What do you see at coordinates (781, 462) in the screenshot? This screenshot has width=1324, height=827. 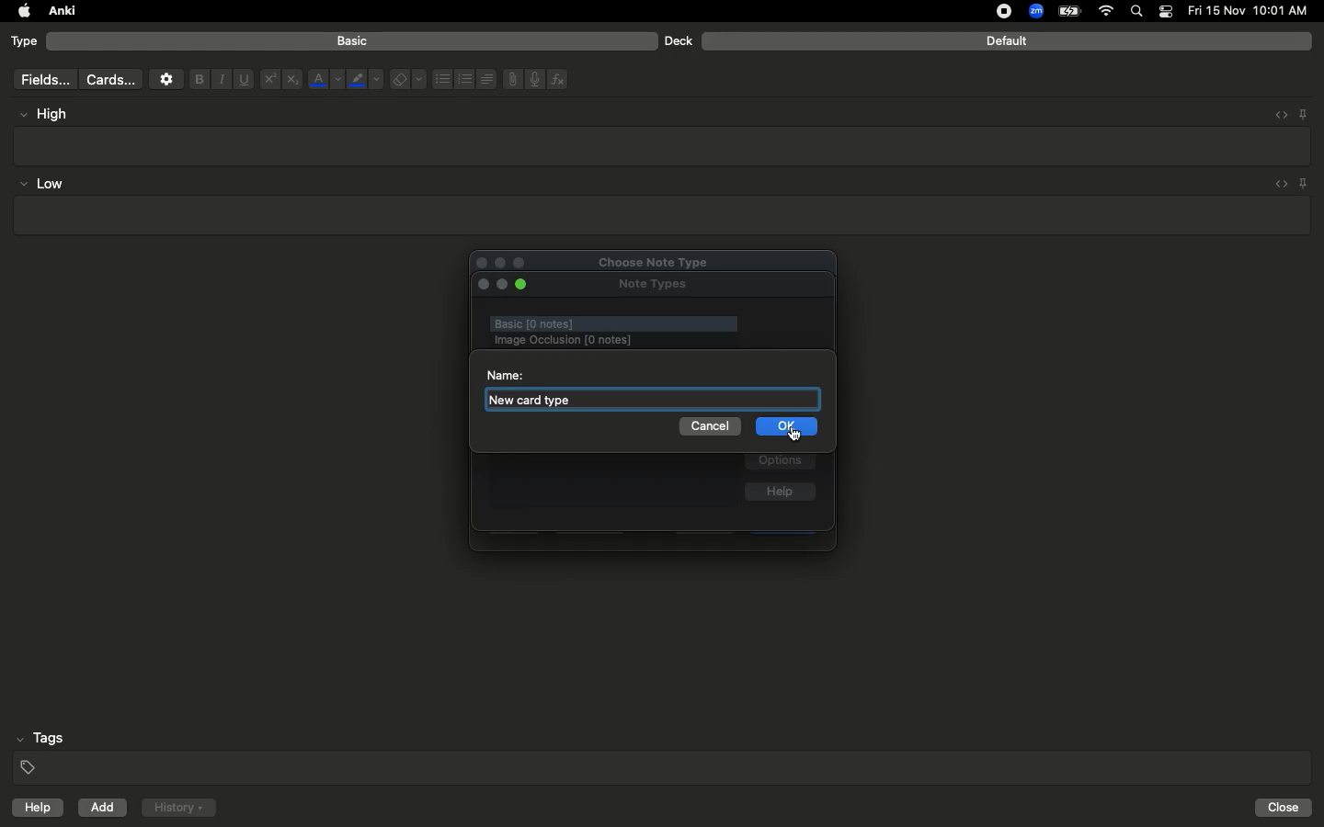 I see `options` at bounding box center [781, 462].